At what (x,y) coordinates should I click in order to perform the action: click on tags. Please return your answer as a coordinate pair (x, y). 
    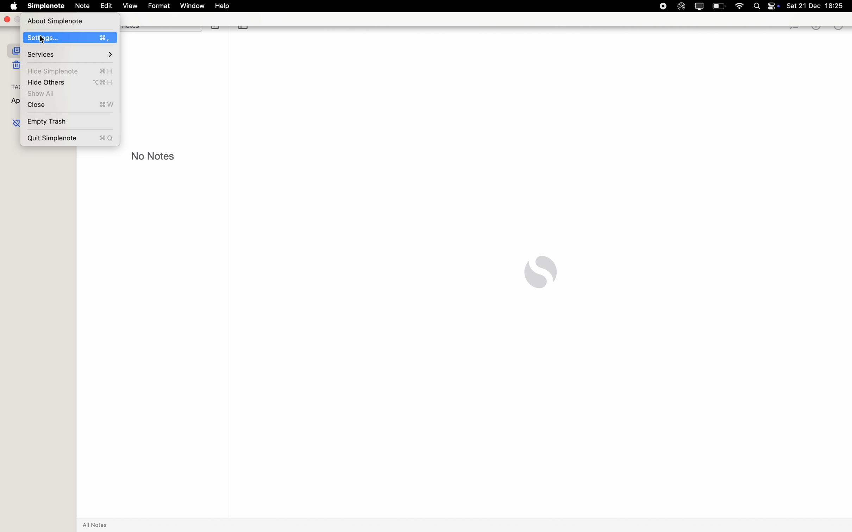
    Looking at the image, I should click on (14, 87).